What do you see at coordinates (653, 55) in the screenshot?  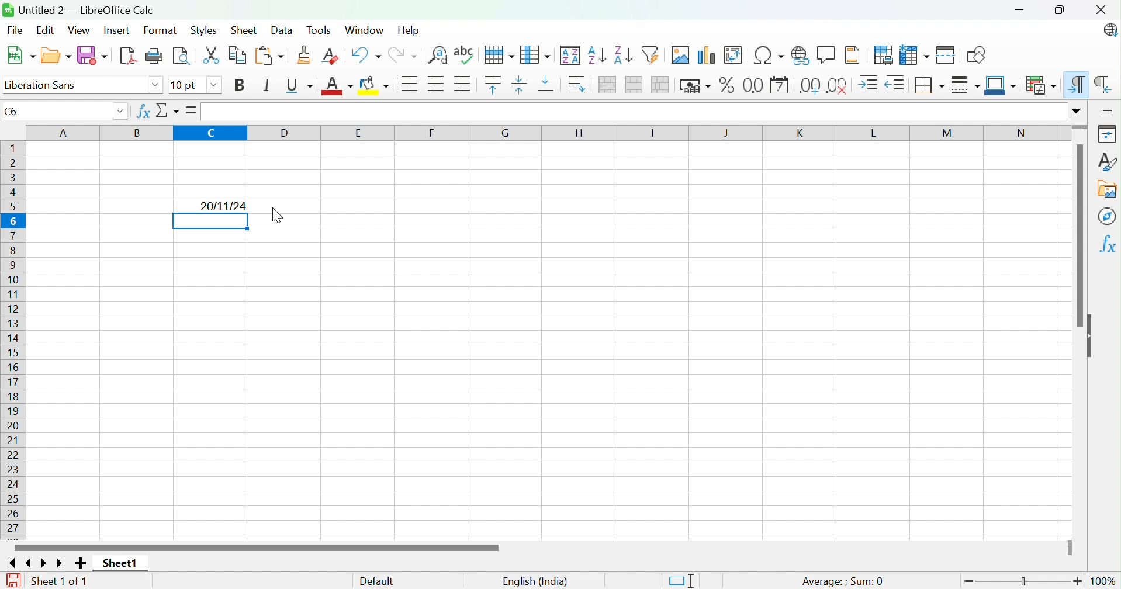 I see `Autofilter` at bounding box center [653, 55].